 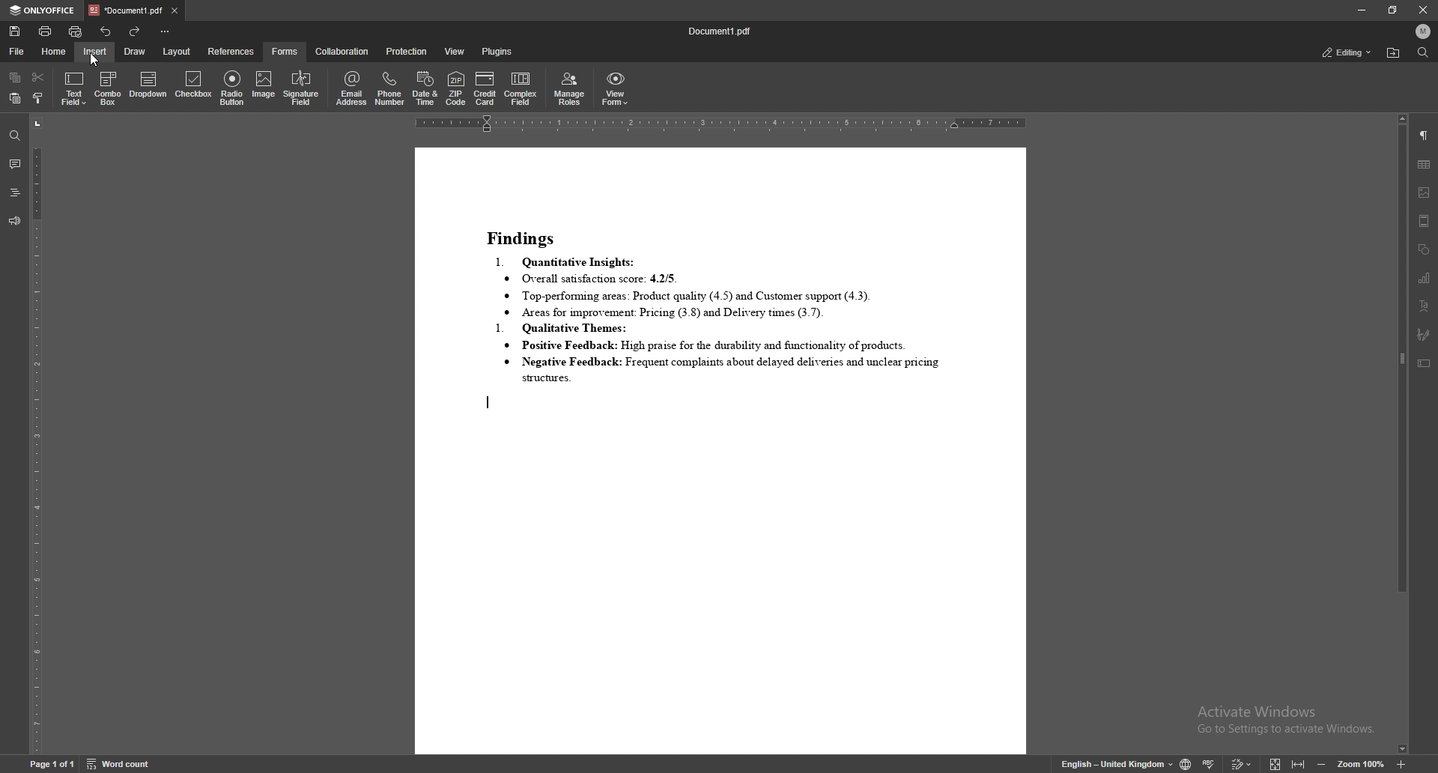 What do you see at coordinates (1275, 763) in the screenshot?
I see `fit to screen` at bounding box center [1275, 763].